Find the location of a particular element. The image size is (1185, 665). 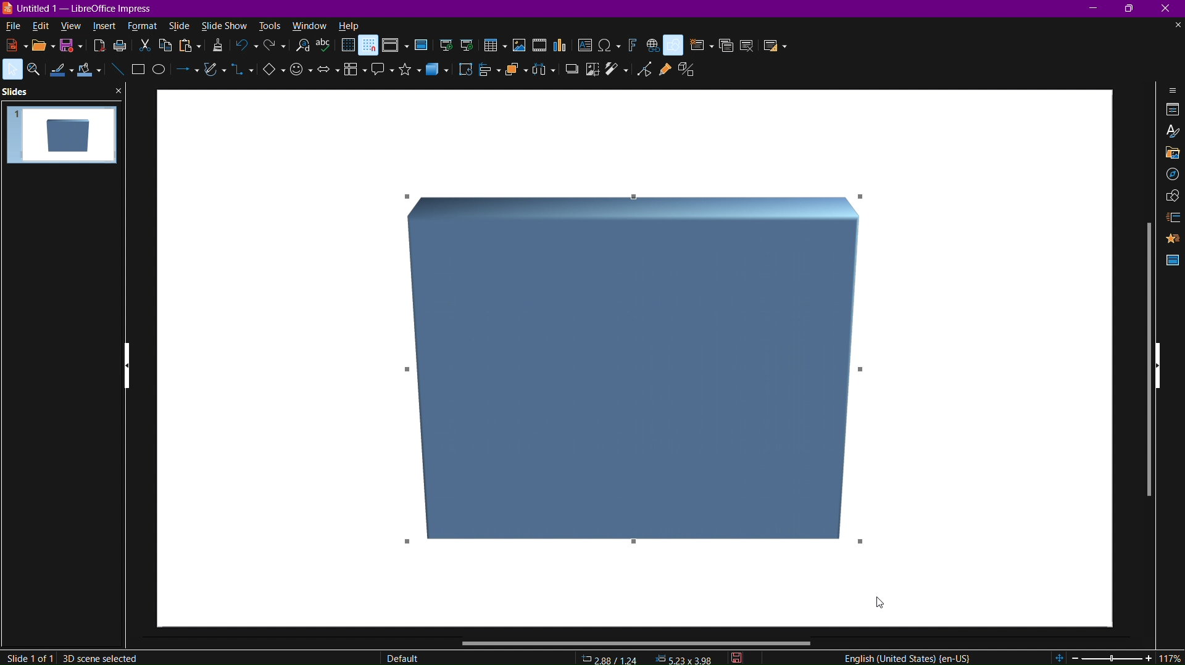

Callout Shapes is located at coordinates (379, 73).